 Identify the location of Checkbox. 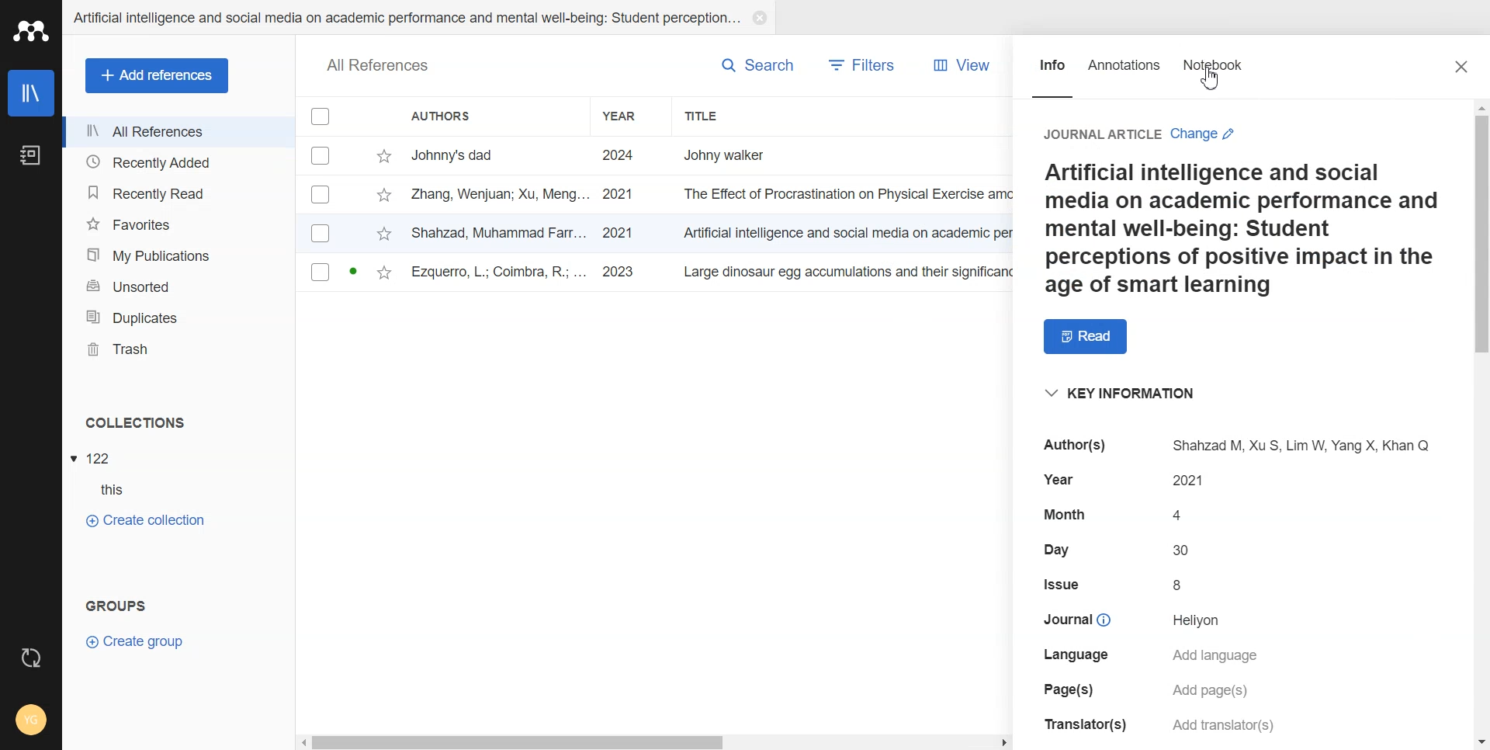
(321, 232).